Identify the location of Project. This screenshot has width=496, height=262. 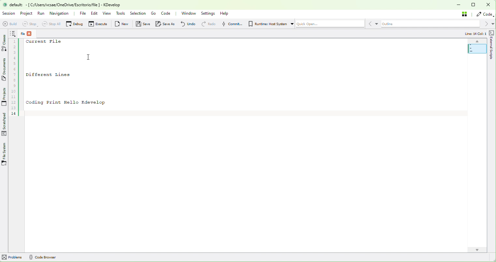
(27, 14).